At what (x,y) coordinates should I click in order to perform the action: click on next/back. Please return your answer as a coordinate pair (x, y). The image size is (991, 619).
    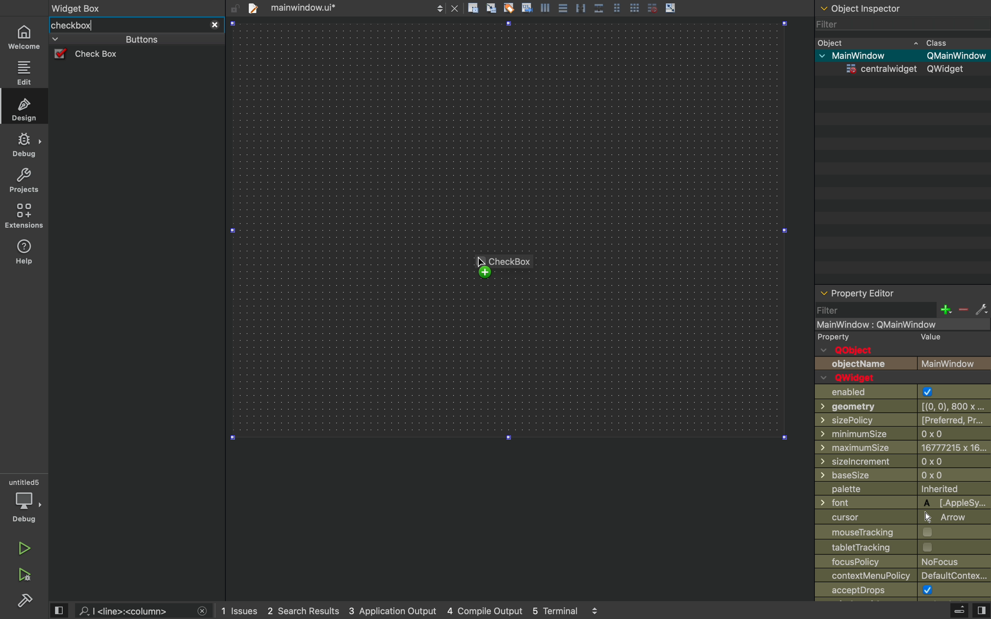
    Looking at the image, I should click on (440, 7).